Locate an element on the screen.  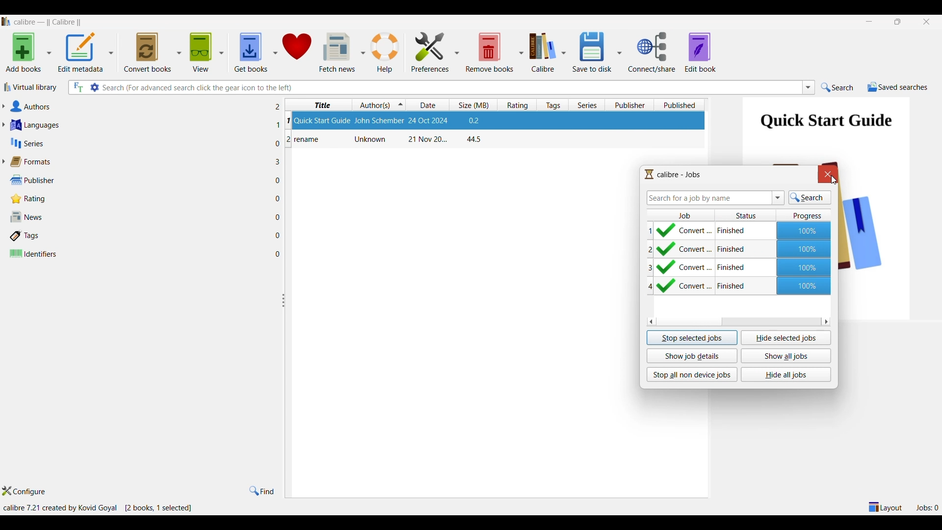
Date column is located at coordinates (429, 105).